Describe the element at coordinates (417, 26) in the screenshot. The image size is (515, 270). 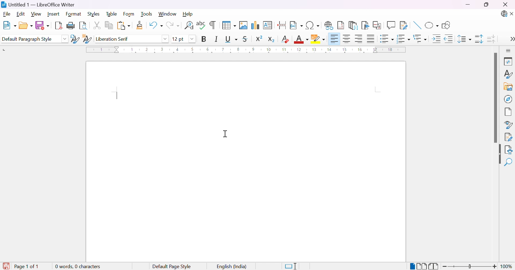
I see `Insert line` at that location.